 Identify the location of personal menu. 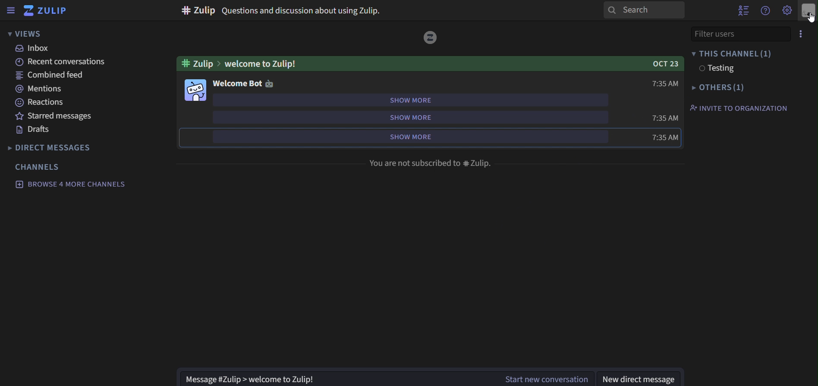
(809, 11).